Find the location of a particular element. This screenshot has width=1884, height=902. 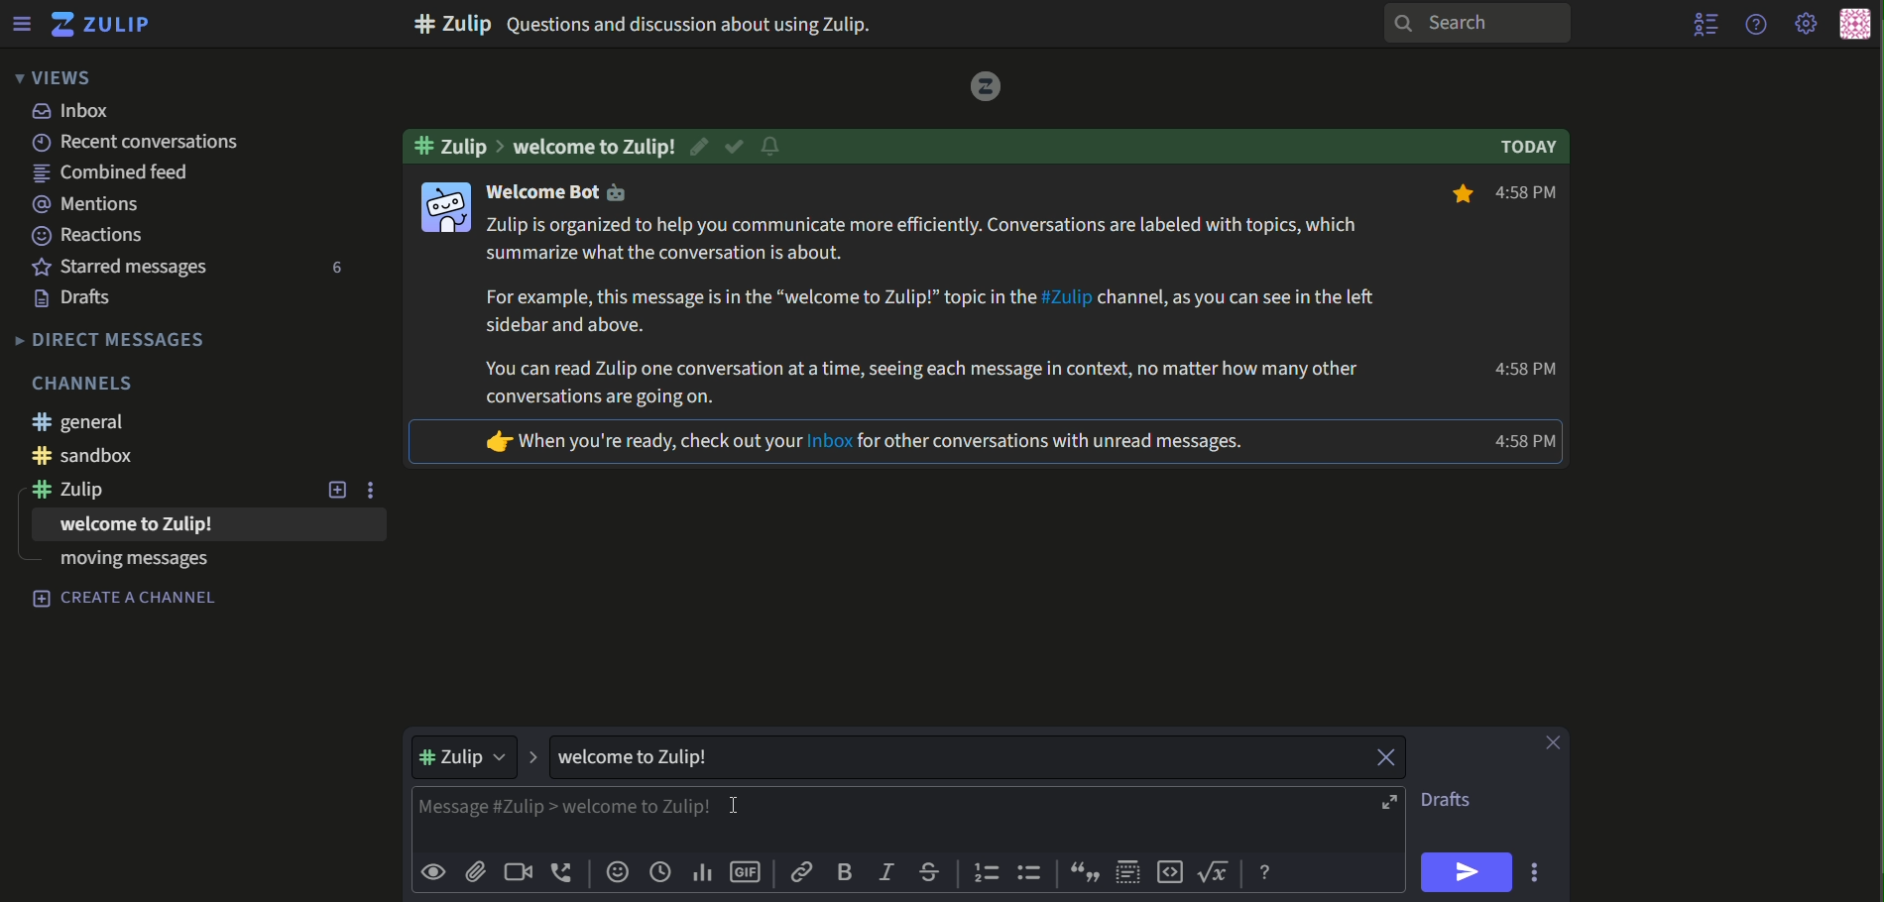

text is located at coordinates (121, 174).